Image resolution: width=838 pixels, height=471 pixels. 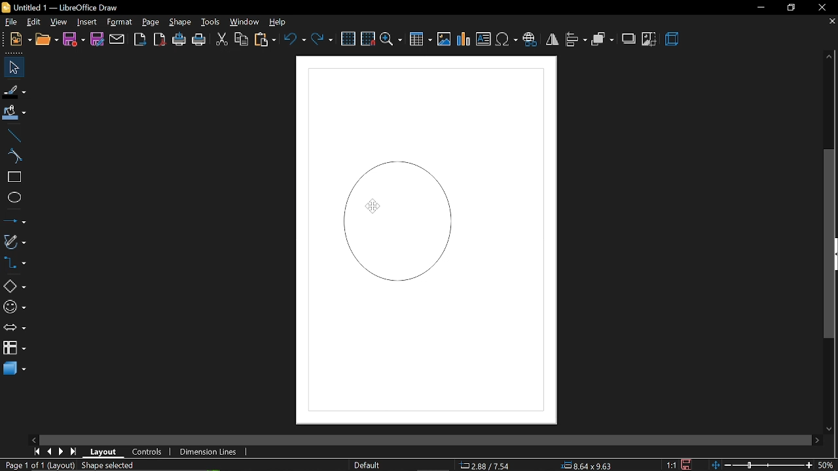 I want to click on move right, so click(x=818, y=439).